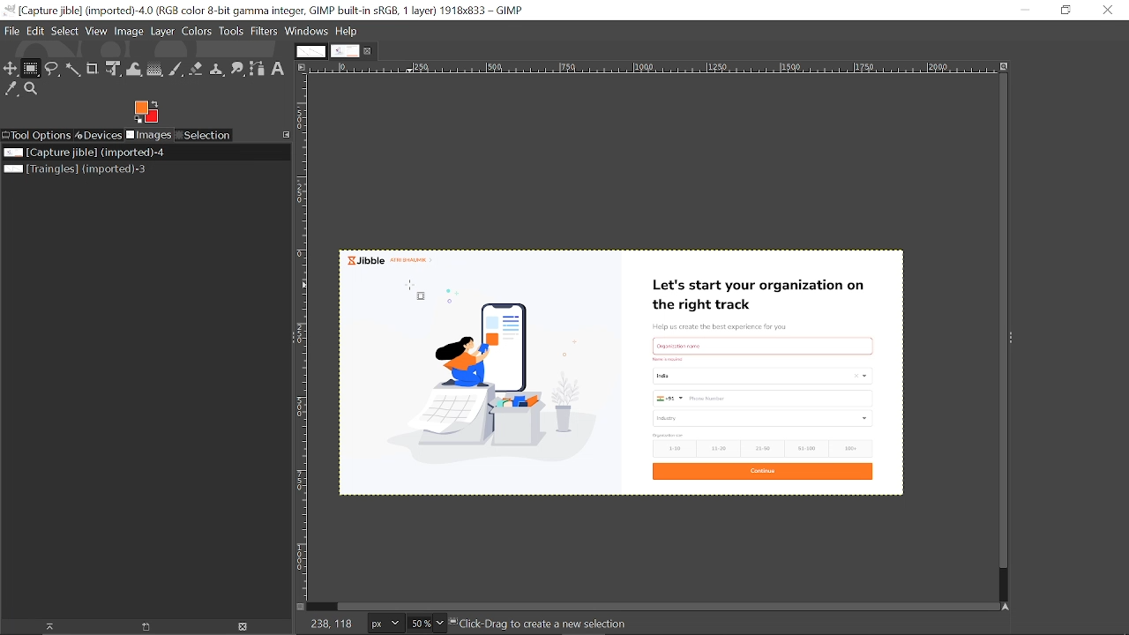  What do you see at coordinates (998, 320) in the screenshot?
I see `Vertical scrollbar ` at bounding box center [998, 320].